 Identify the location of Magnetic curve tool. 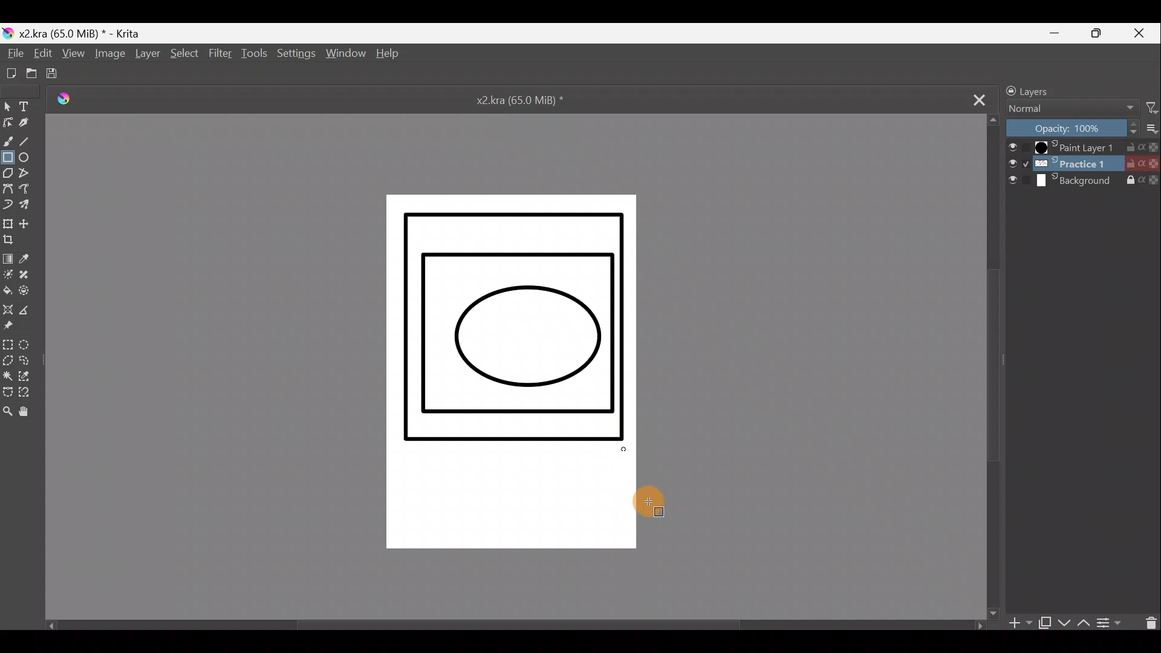
(31, 190).